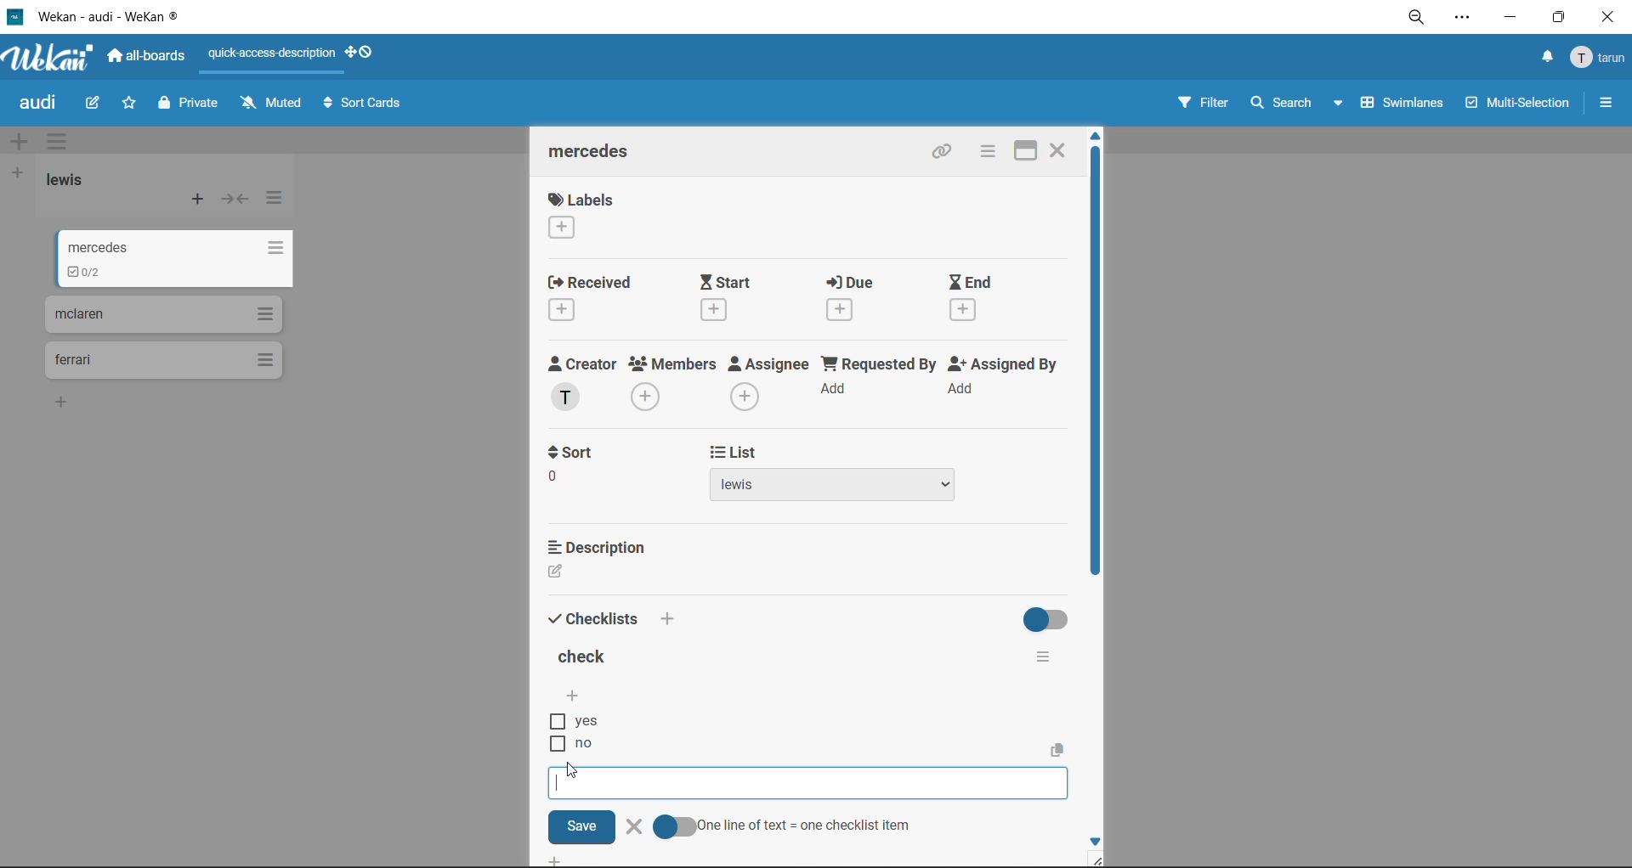 The height and width of the screenshot is (868, 1632). Describe the element at coordinates (263, 313) in the screenshot. I see `list actions` at that location.